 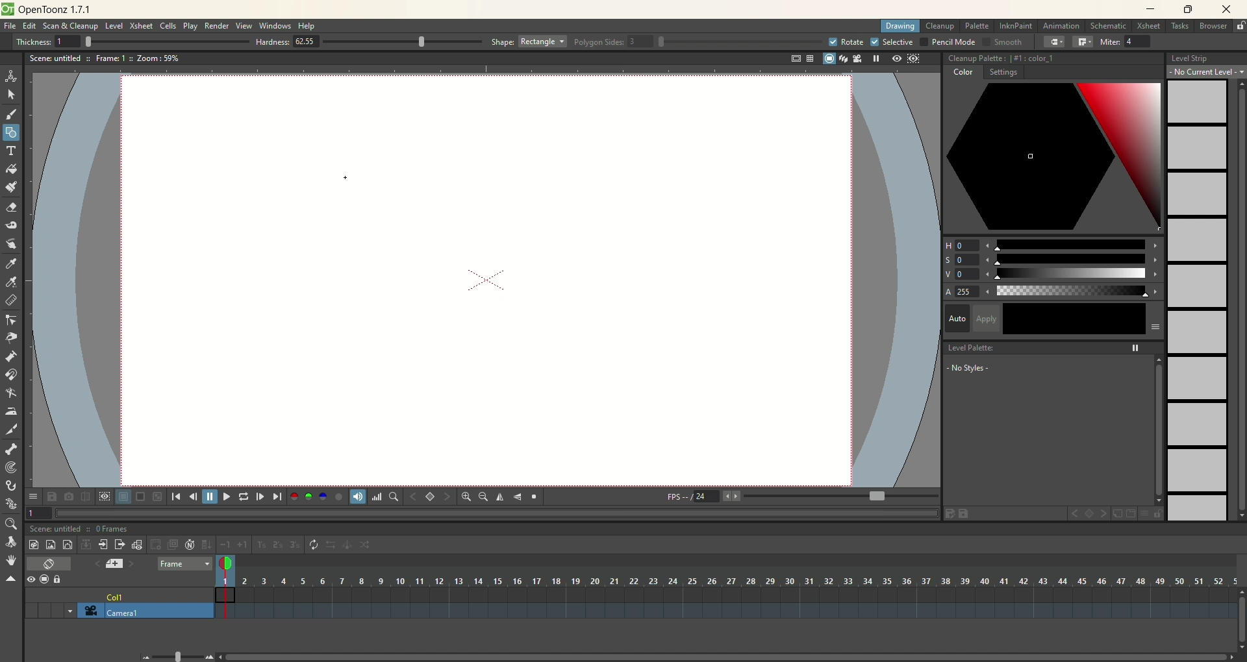 What do you see at coordinates (1189, 10) in the screenshot?
I see `maximize` at bounding box center [1189, 10].